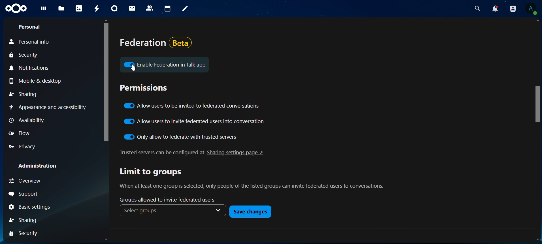 The image size is (542, 244). I want to click on search, so click(477, 8).